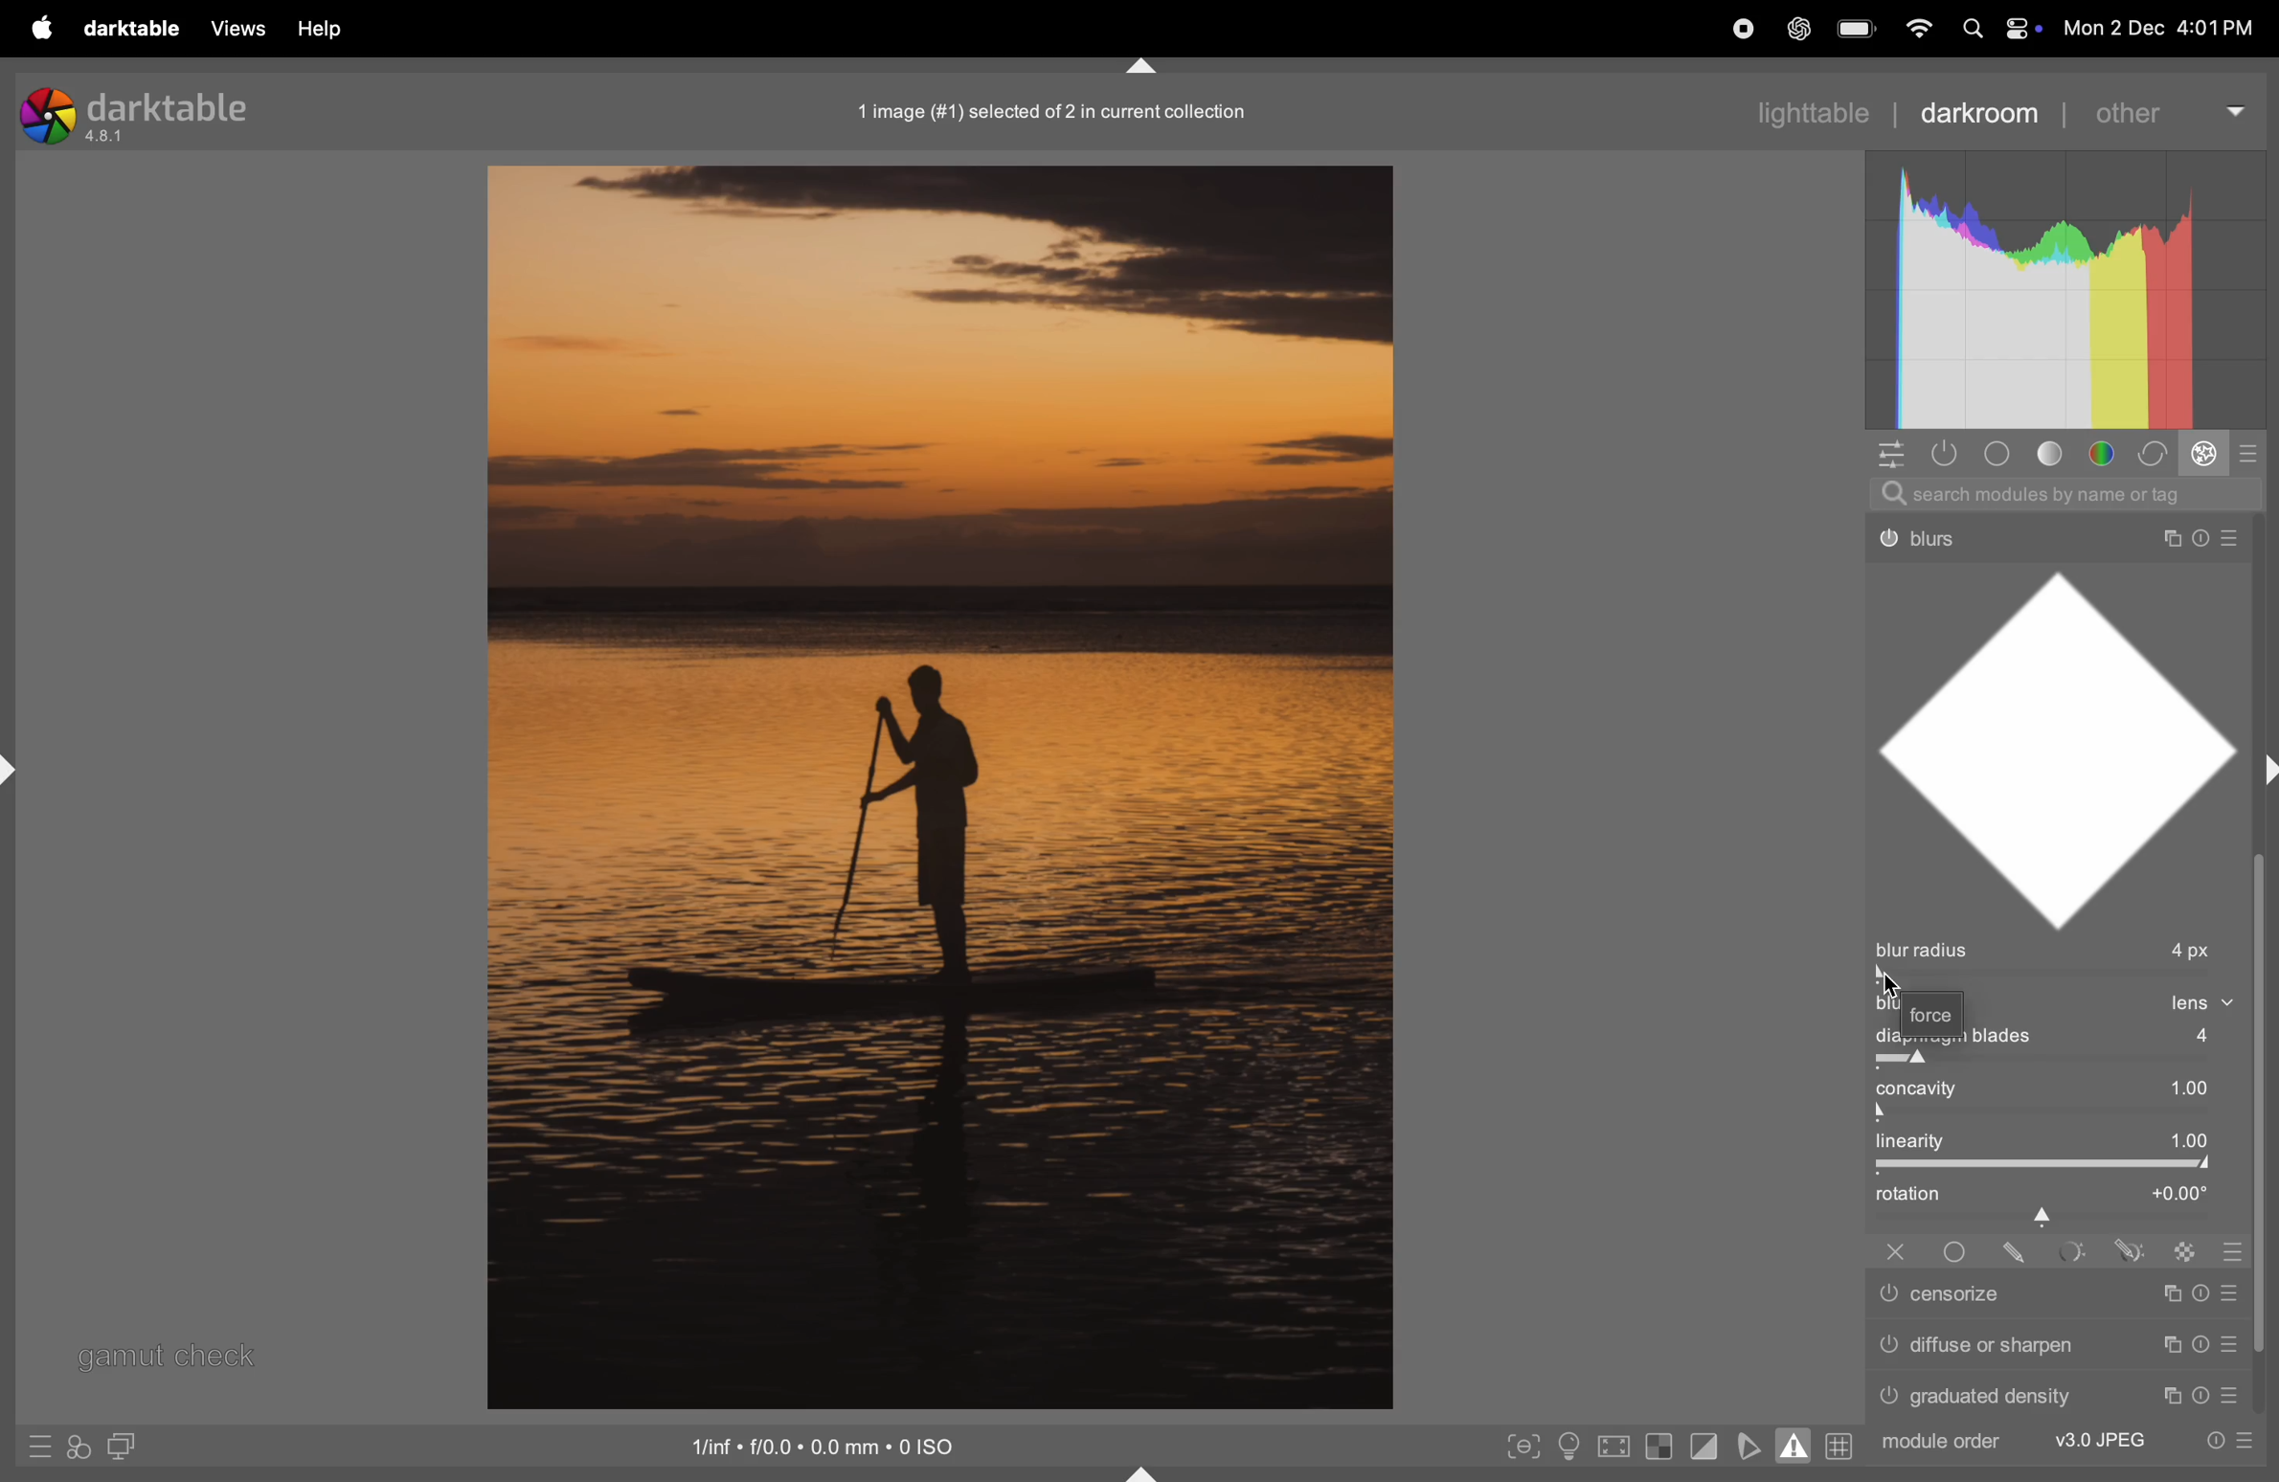 The width and height of the screenshot is (2279, 1482). Describe the element at coordinates (1943, 453) in the screenshot. I see `show only active modules` at that location.